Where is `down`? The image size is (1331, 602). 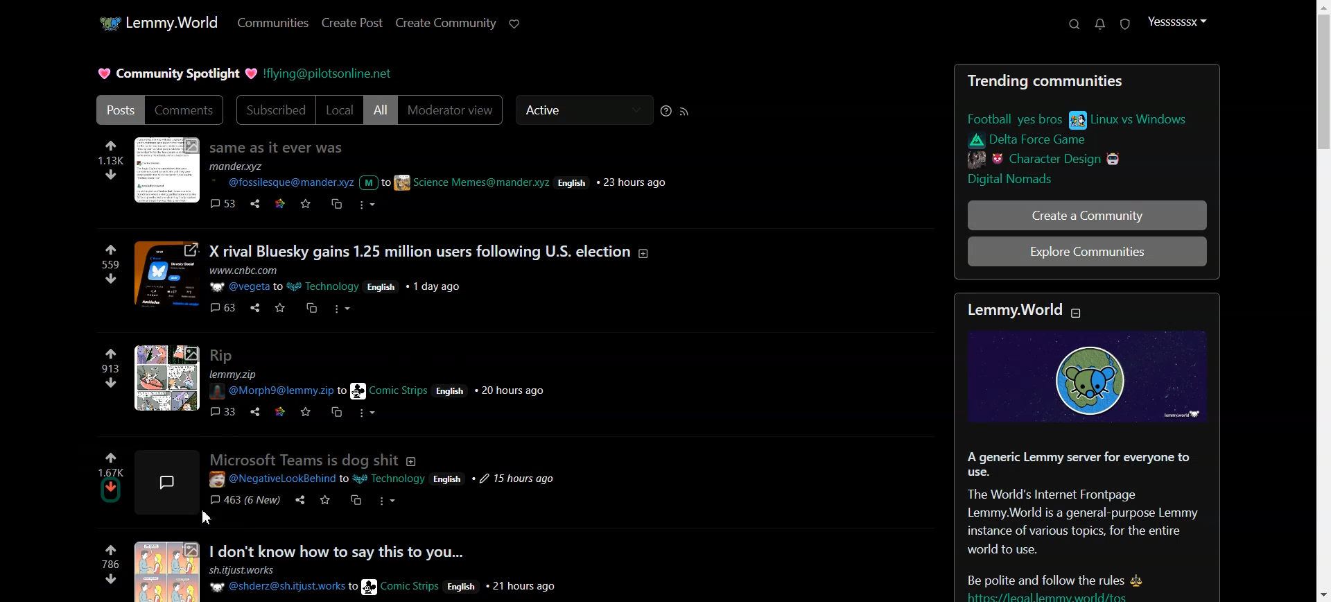
down is located at coordinates (110, 173).